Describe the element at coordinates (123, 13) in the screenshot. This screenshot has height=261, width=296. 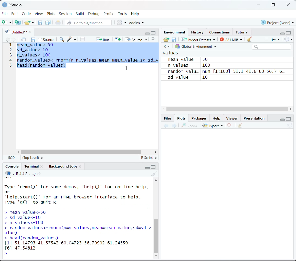
I see `Tools` at that location.